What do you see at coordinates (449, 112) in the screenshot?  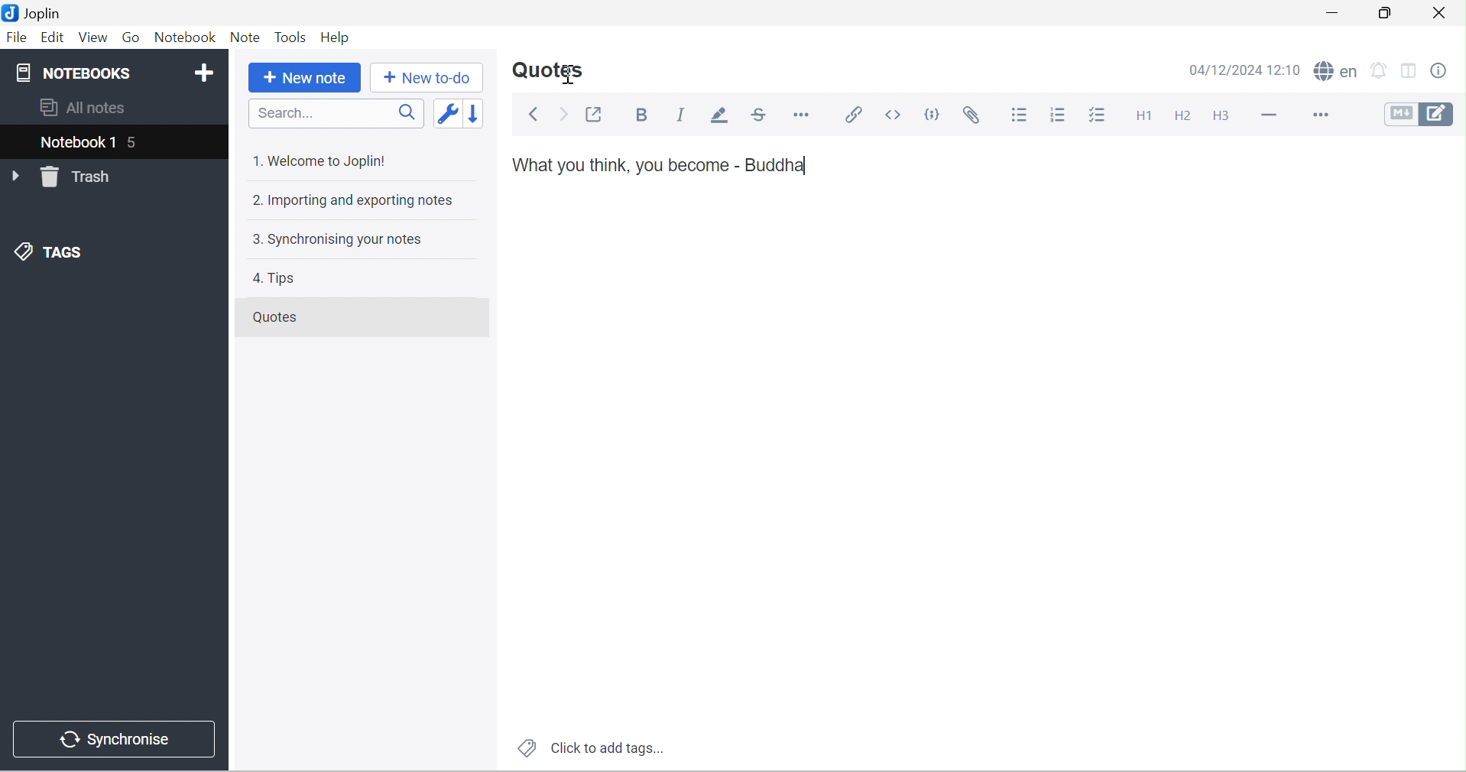 I see `Toggle sort order field` at bounding box center [449, 112].